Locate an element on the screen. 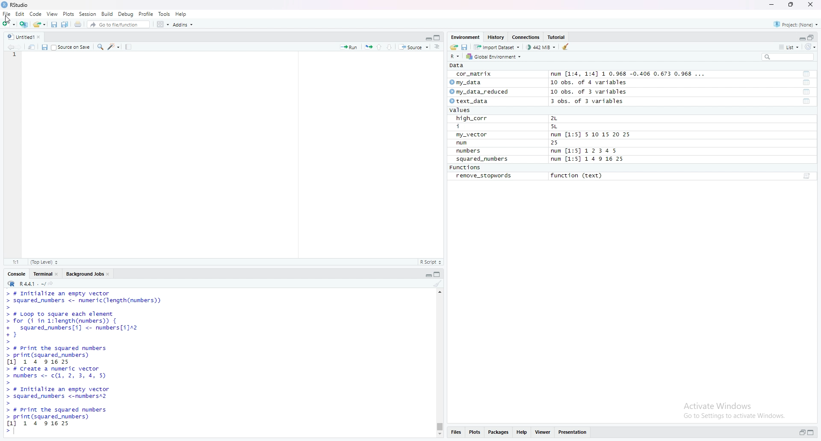  Import dataset is located at coordinates (497, 47).